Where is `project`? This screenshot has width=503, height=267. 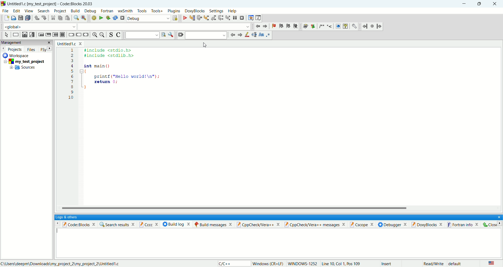
project is located at coordinates (60, 11).